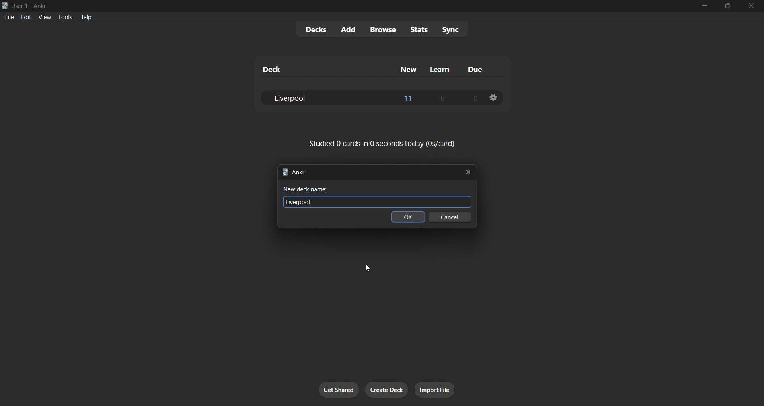 The height and width of the screenshot is (406, 764). I want to click on stats, so click(416, 29).